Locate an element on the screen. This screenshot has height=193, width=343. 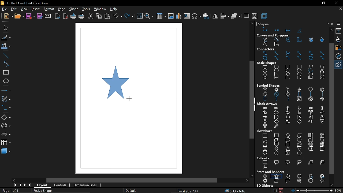
save is located at coordinates (30, 16).